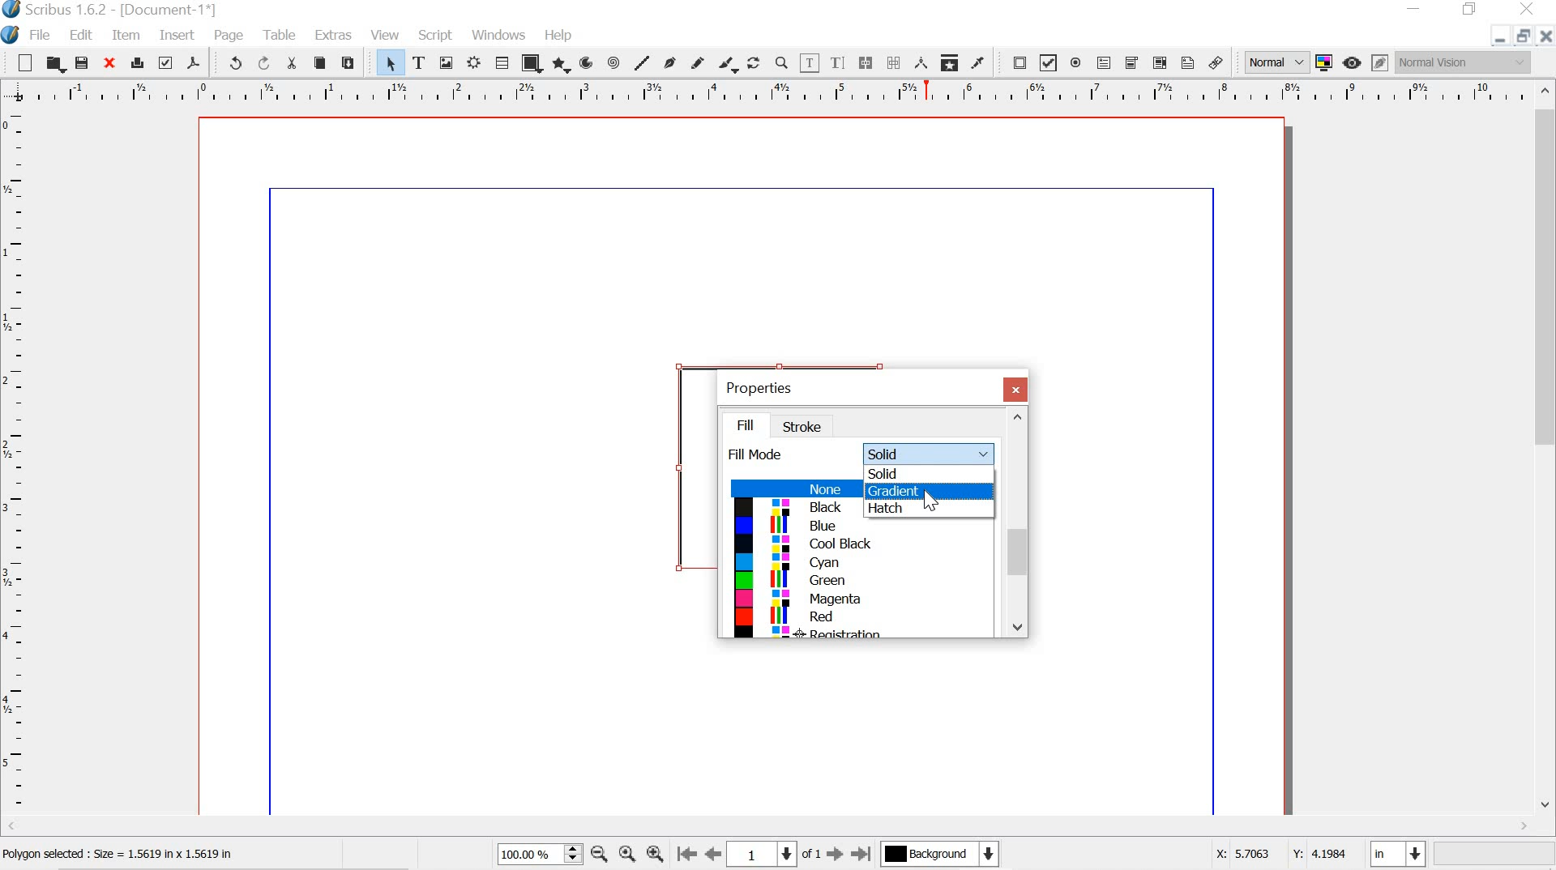 This screenshot has width=1556, height=870. I want to click on X: 5.7063 Y: 4.1984, so click(1271, 856).